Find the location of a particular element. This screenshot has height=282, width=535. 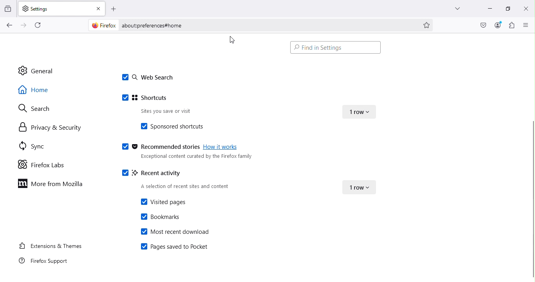

List all tabs is located at coordinates (453, 7).